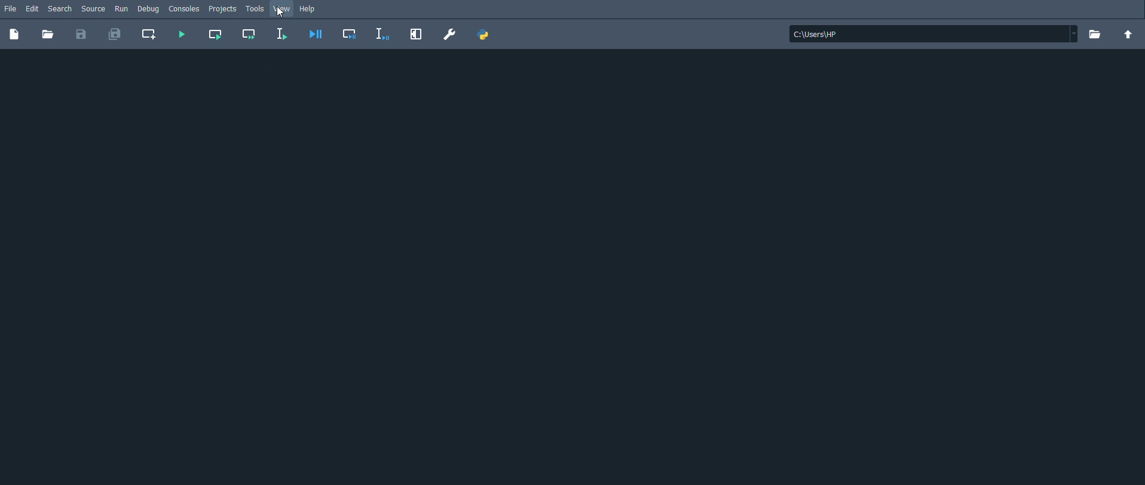 The height and width of the screenshot is (485, 1145). I want to click on Cursor, so click(282, 13).